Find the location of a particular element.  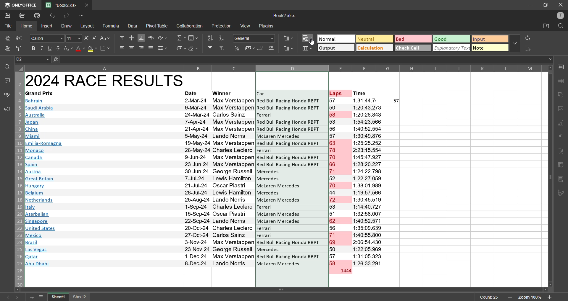

call settings is located at coordinates (561, 68).